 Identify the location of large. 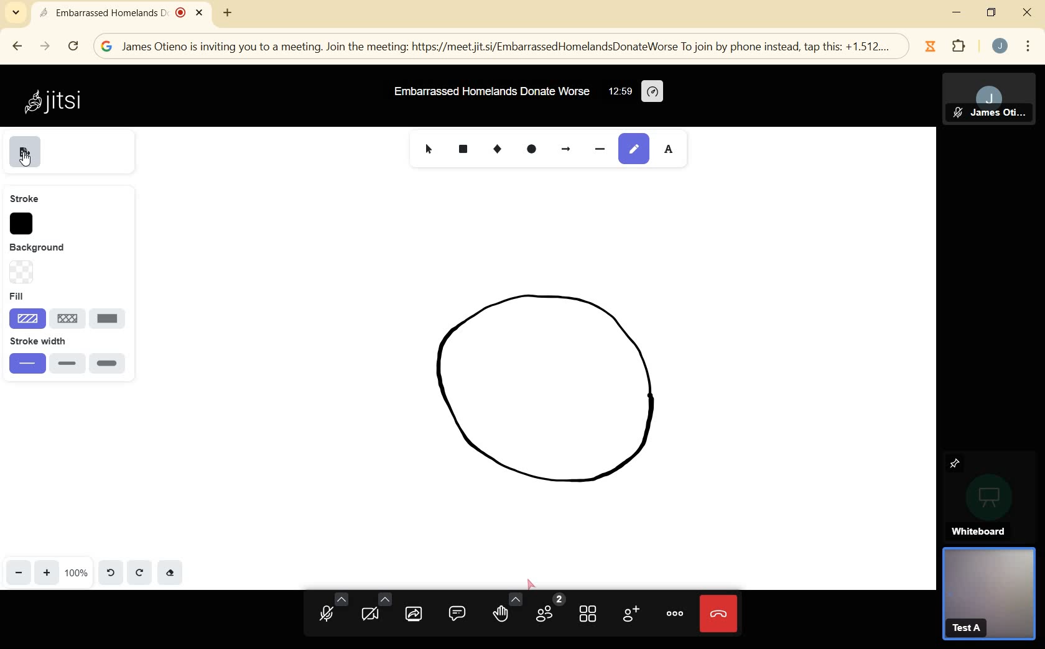
(111, 364).